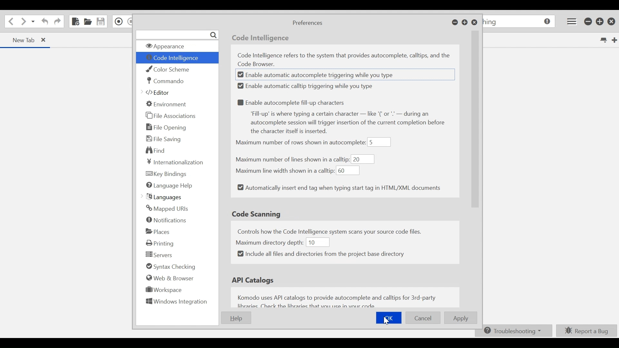 This screenshot has width=619, height=348. What do you see at coordinates (57, 22) in the screenshot?
I see `Redo last action` at bounding box center [57, 22].